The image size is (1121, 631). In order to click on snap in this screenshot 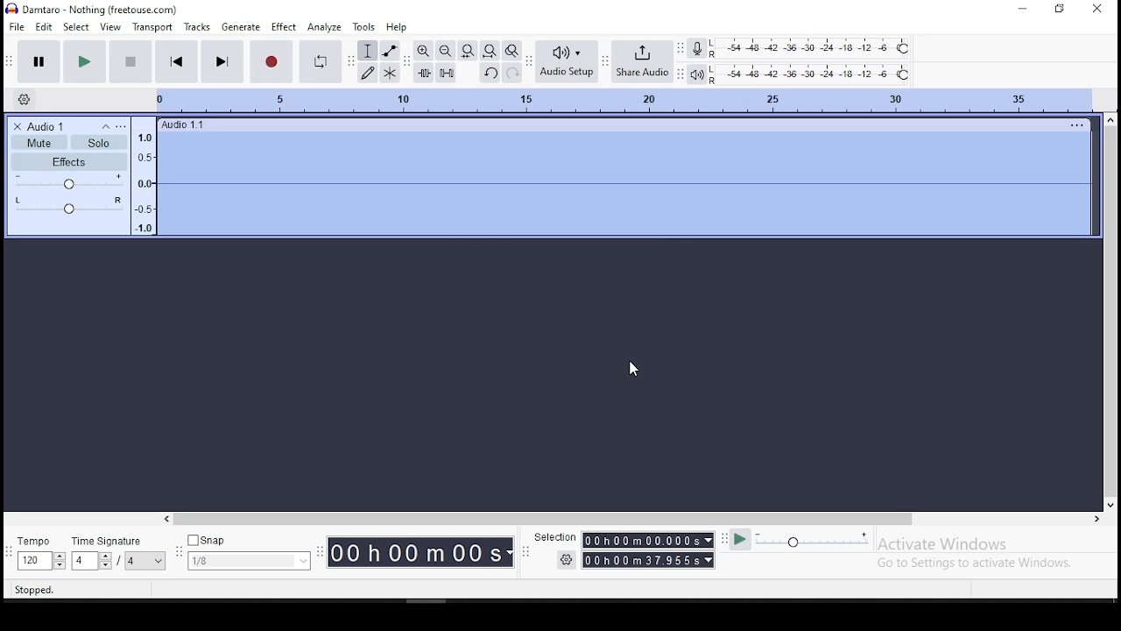, I will do `click(249, 551)`.